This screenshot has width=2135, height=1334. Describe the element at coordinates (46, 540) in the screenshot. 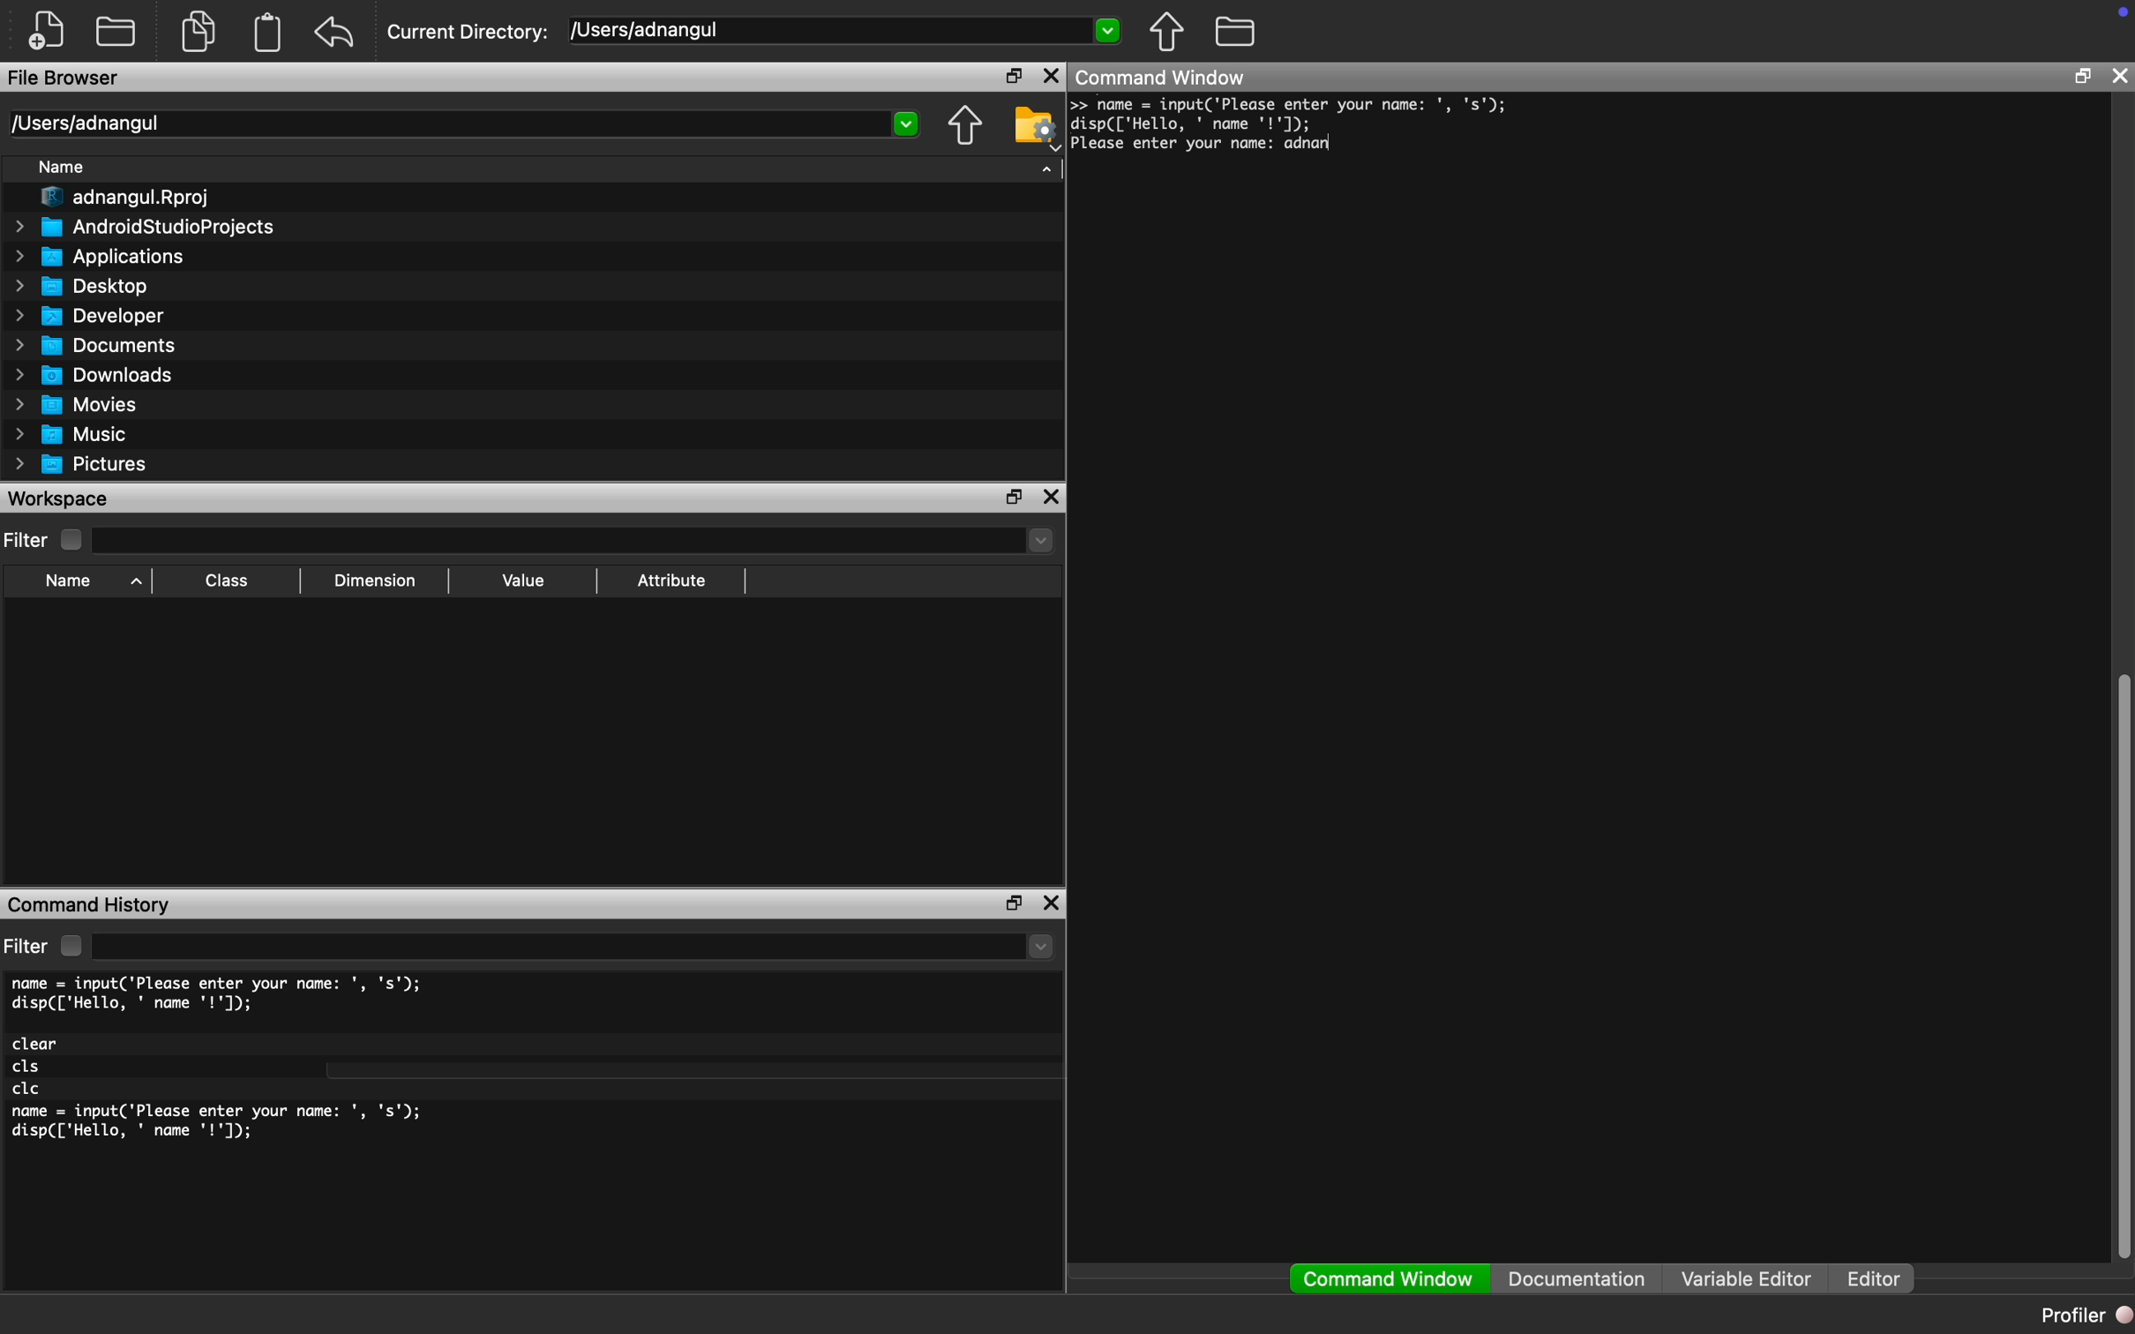

I see `Filter` at that location.